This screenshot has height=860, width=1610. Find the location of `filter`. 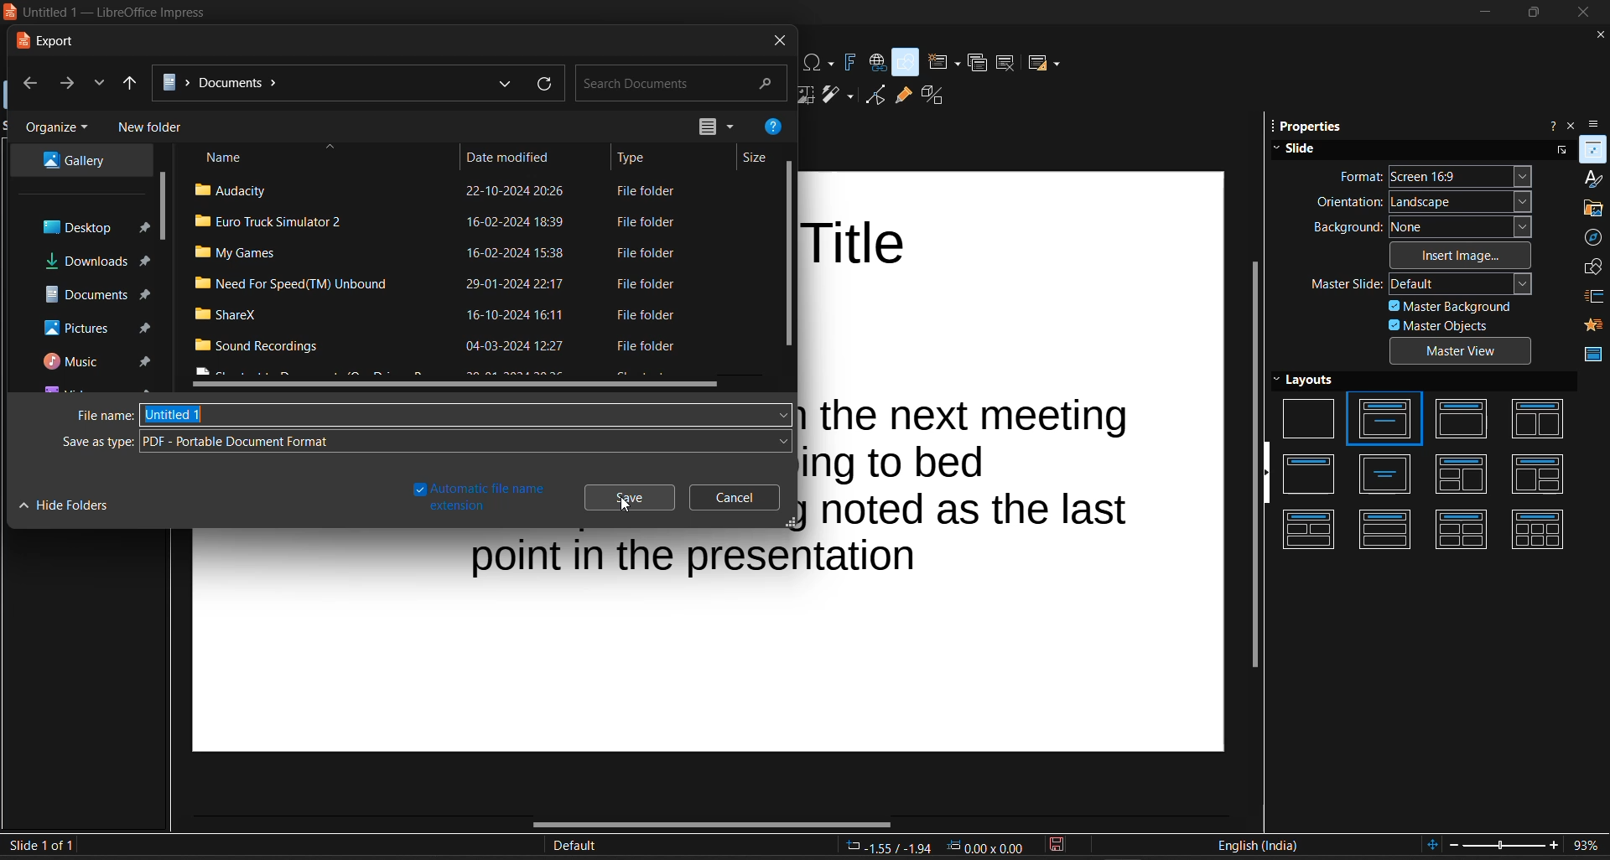

filter is located at coordinates (839, 96).